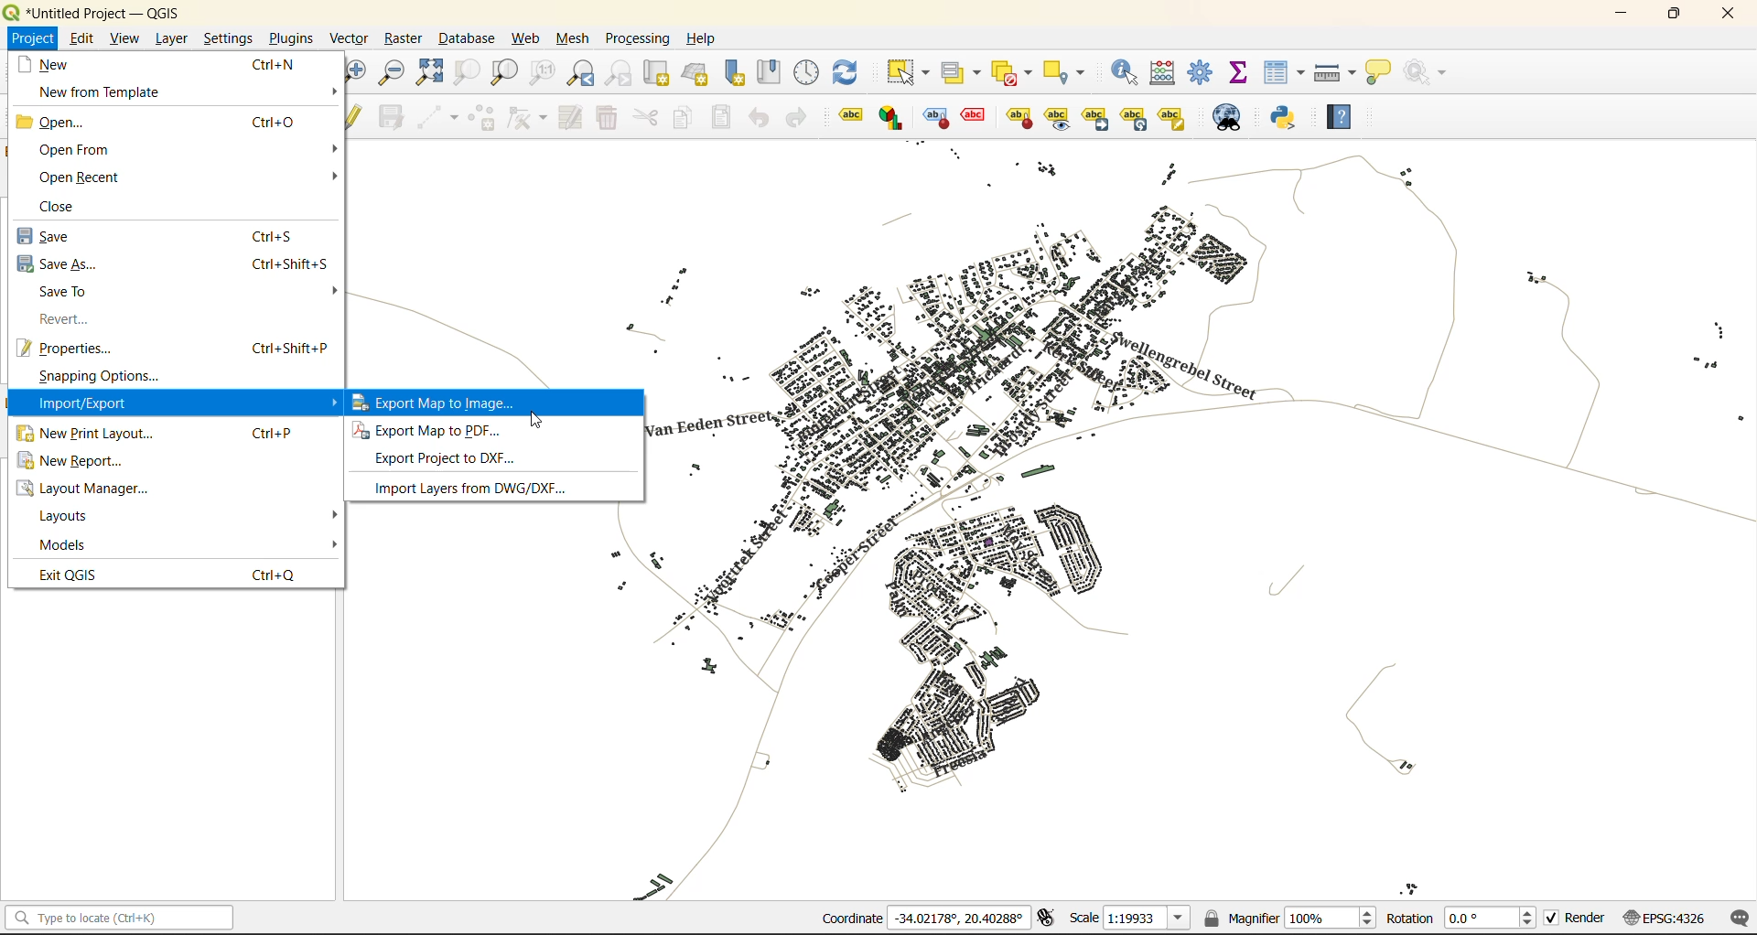 The width and height of the screenshot is (1757, 935). What do you see at coordinates (584, 73) in the screenshot?
I see `zoom last` at bounding box center [584, 73].